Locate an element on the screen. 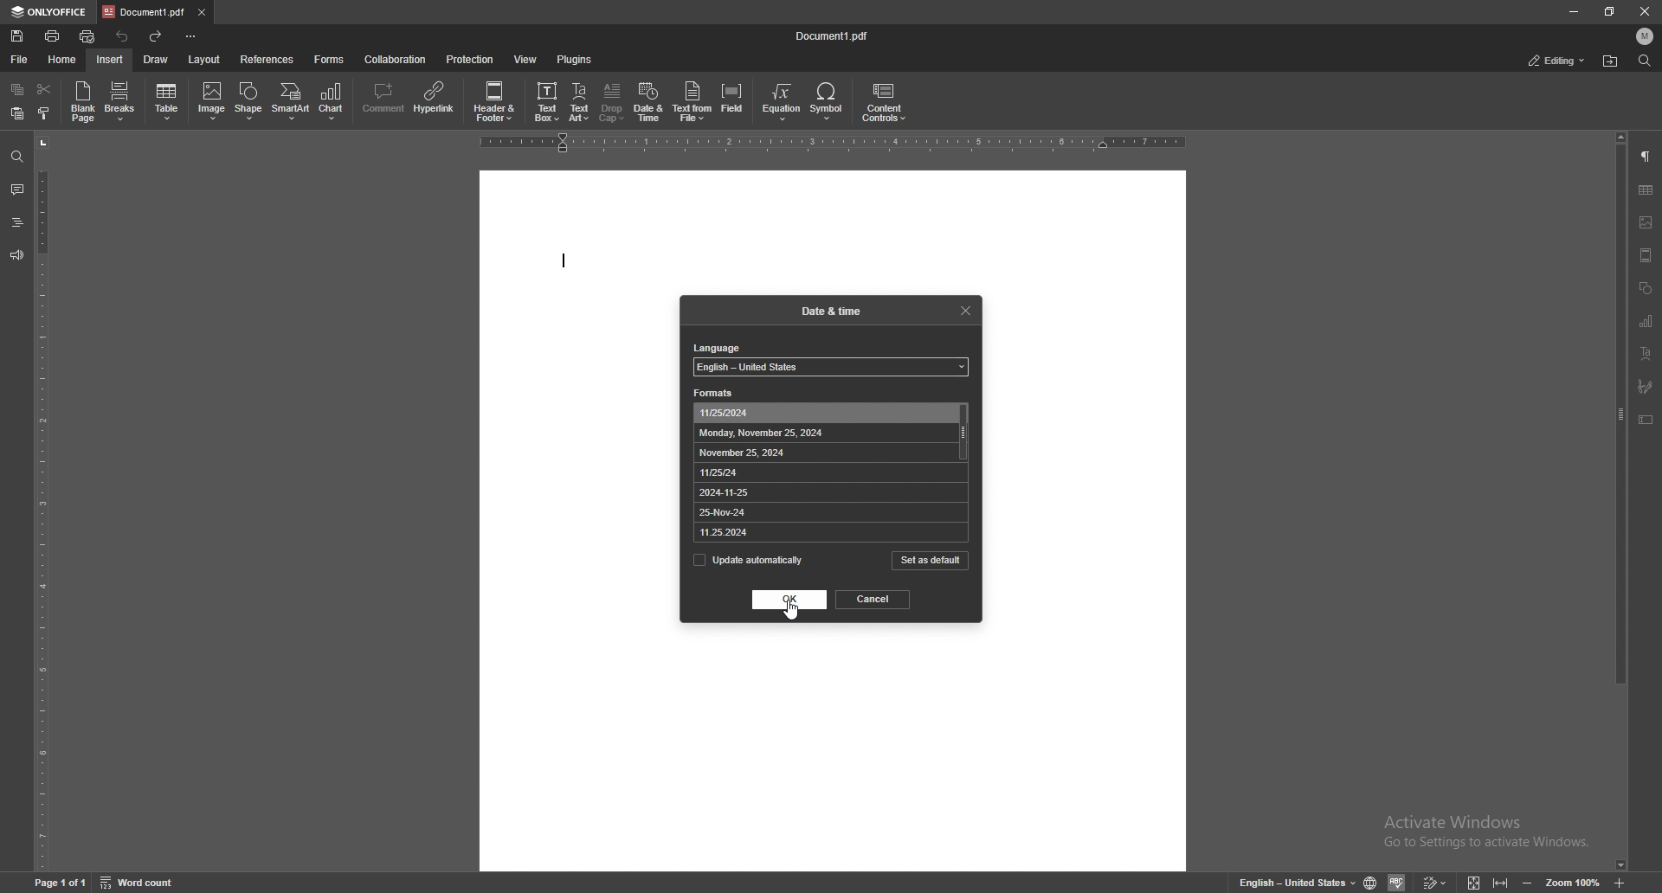 The image size is (1662, 893). horizontal scale is located at coordinates (834, 147).